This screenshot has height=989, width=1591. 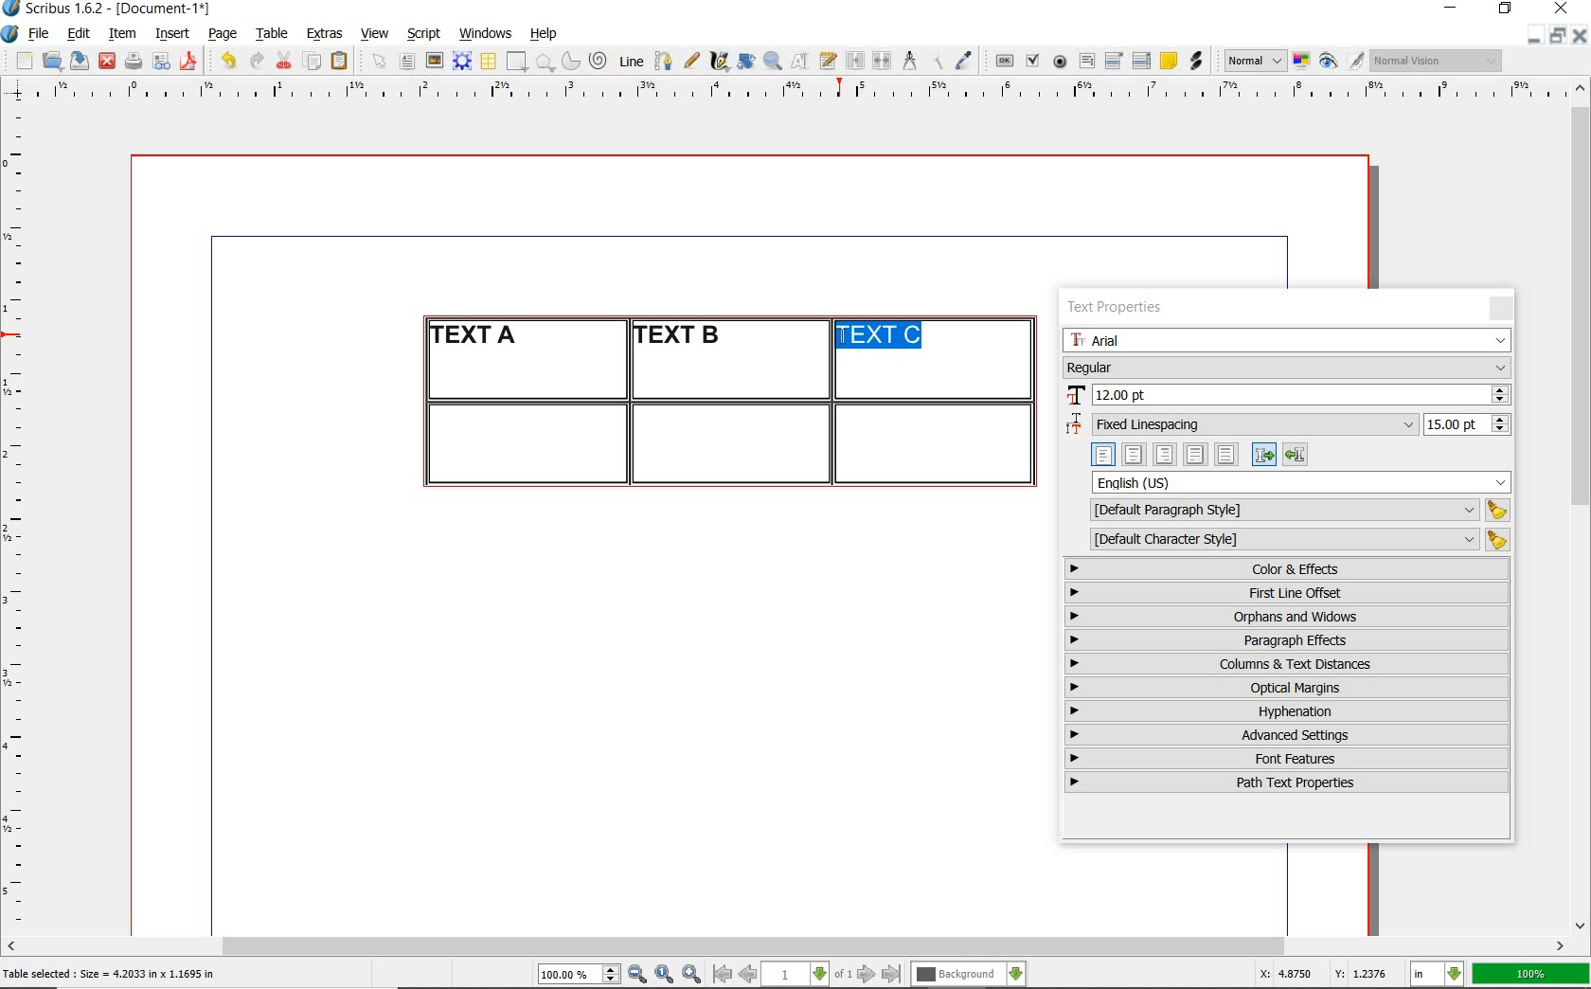 What do you see at coordinates (1287, 711) in the screenshot?
I see `hyphenation` at bounding box center [1287, 711].